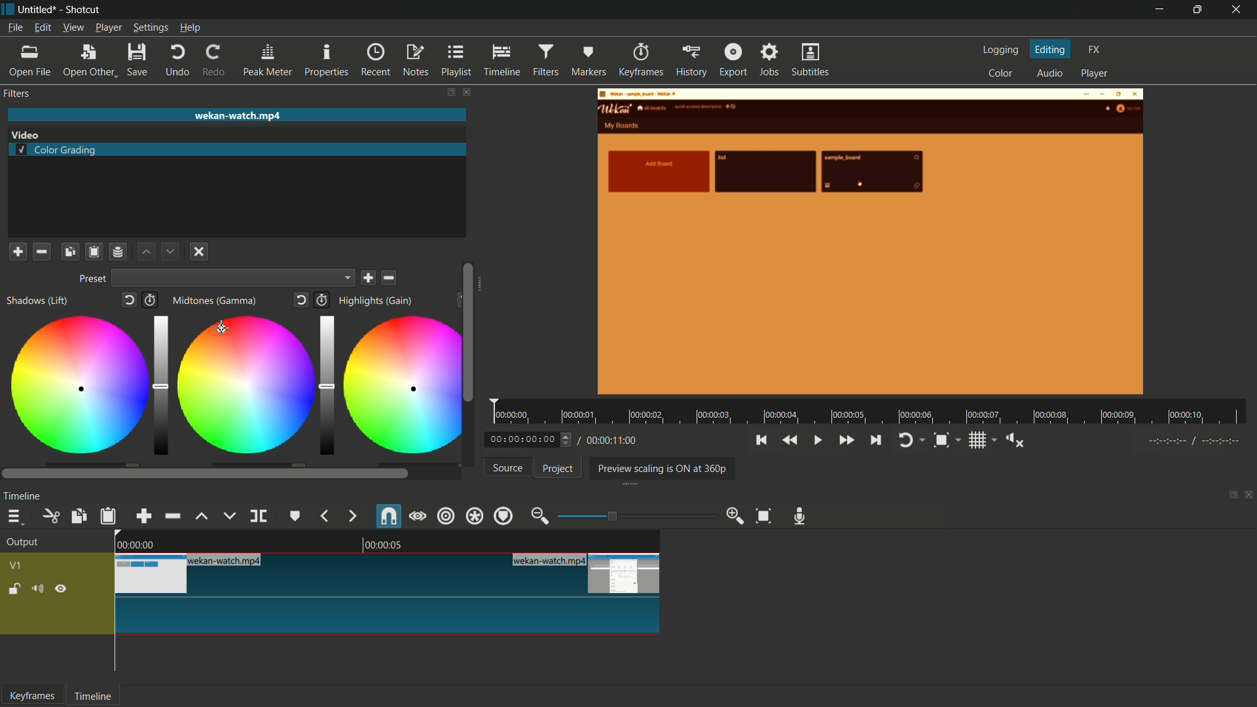  I want to click on move filter down, so click(171, 251).